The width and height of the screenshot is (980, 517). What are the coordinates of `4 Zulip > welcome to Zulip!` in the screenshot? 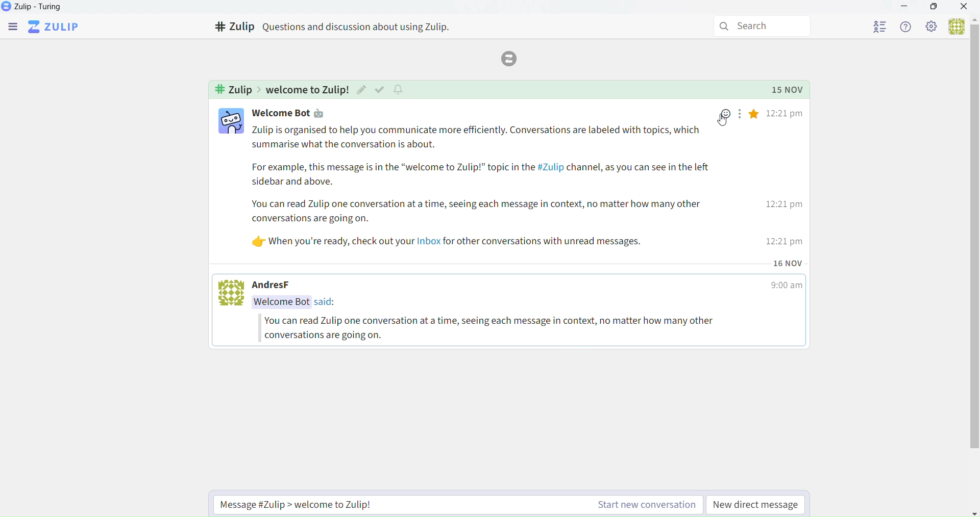 It's located at (279, 89).